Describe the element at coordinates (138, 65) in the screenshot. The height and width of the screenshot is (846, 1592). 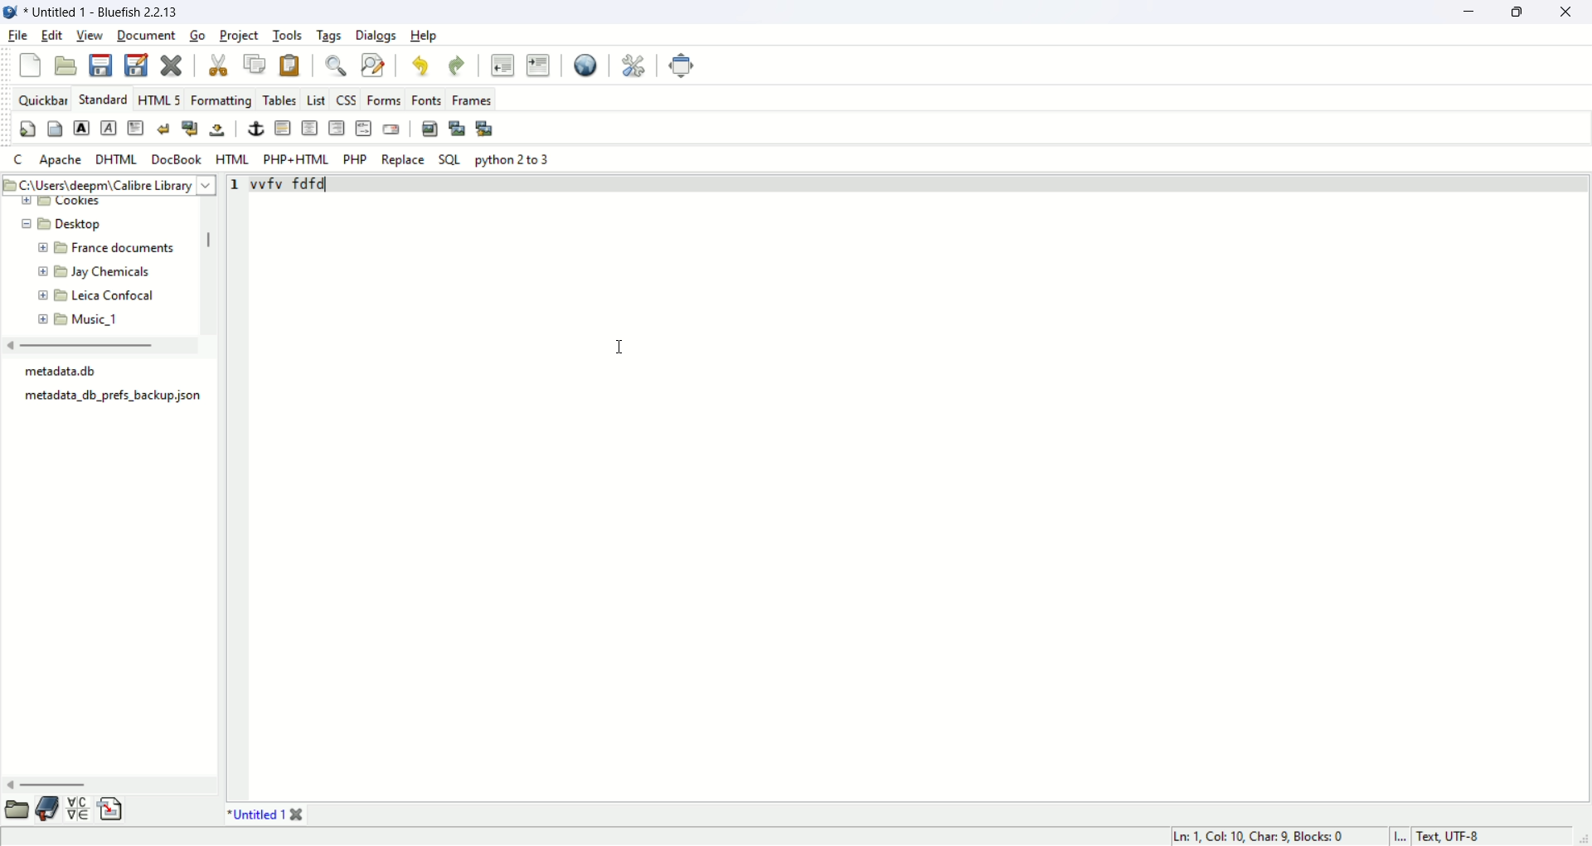
I see `save as` at that location.